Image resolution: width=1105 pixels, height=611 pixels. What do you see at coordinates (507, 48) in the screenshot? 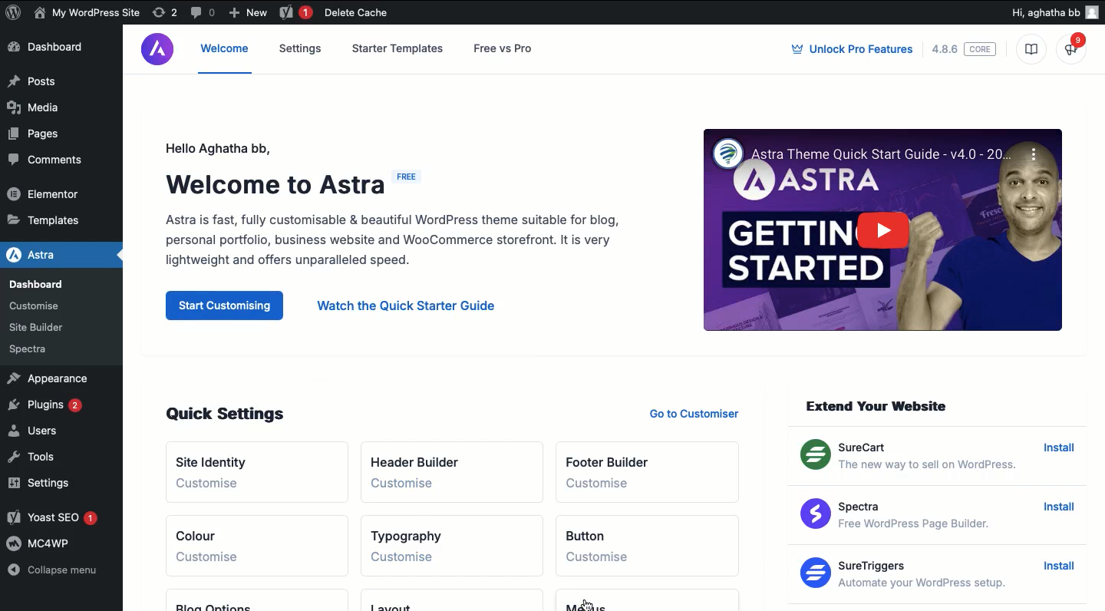
I see `Free vs Pro` at bounding box center [507, 48].